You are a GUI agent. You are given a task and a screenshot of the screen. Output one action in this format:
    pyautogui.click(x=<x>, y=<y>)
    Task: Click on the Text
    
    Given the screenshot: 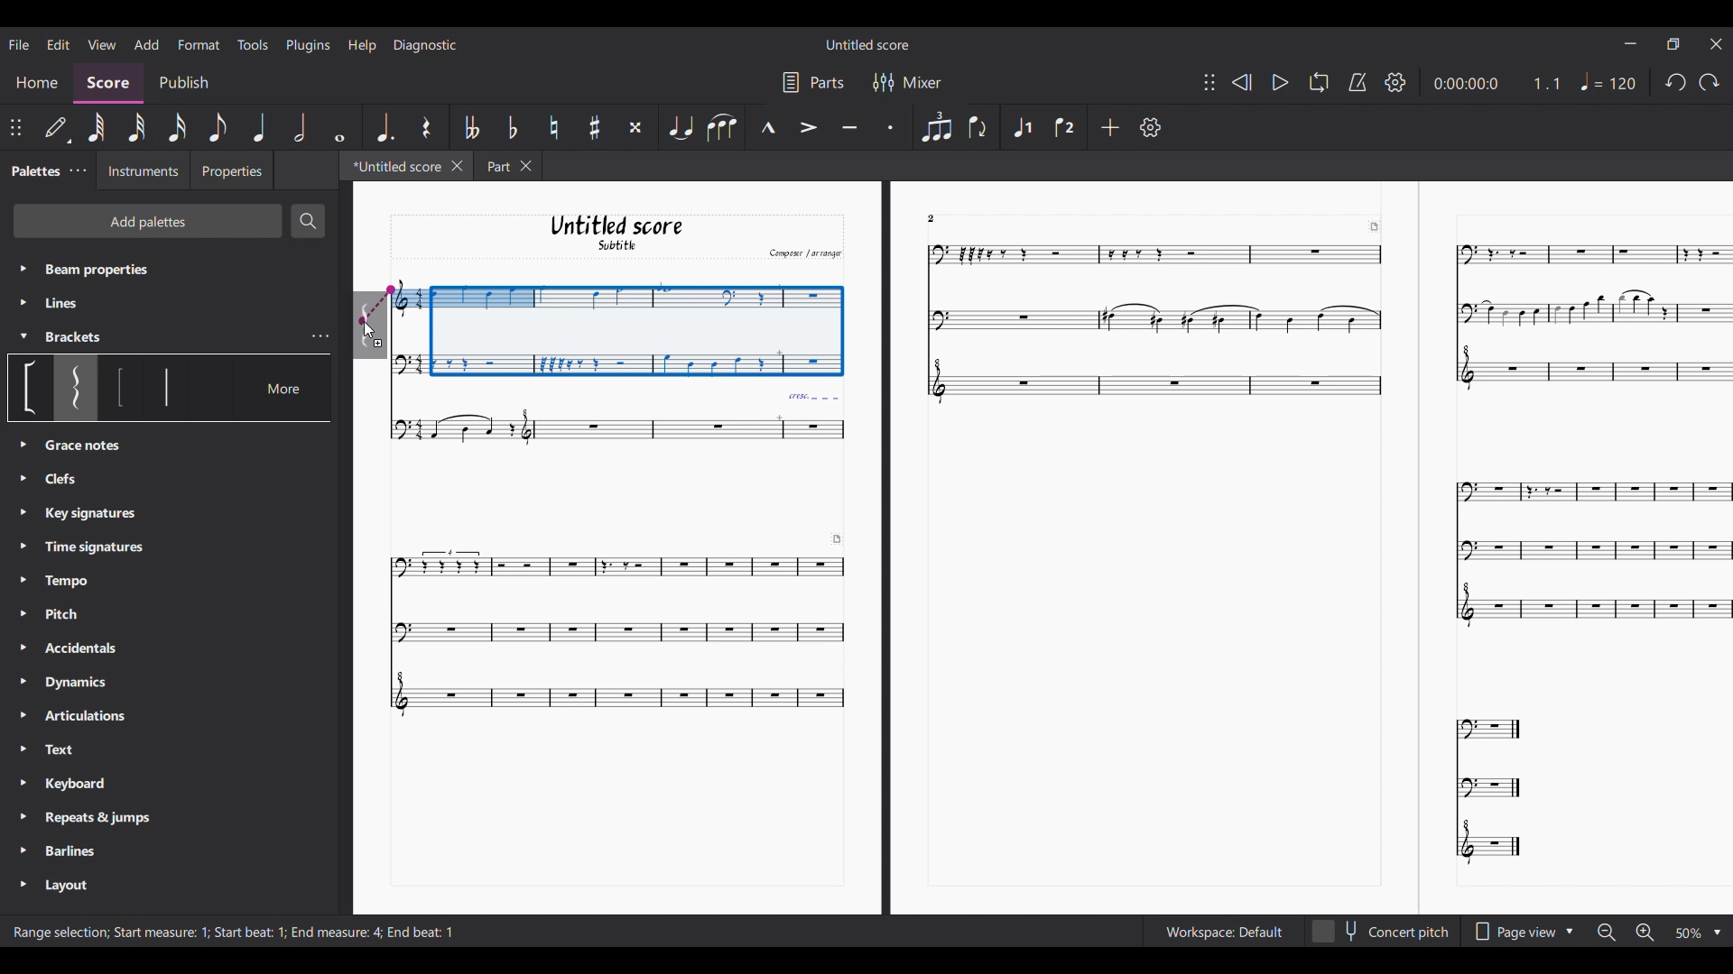 What is the action you would take?
    pyautogui.click(x=88, y=749)
    